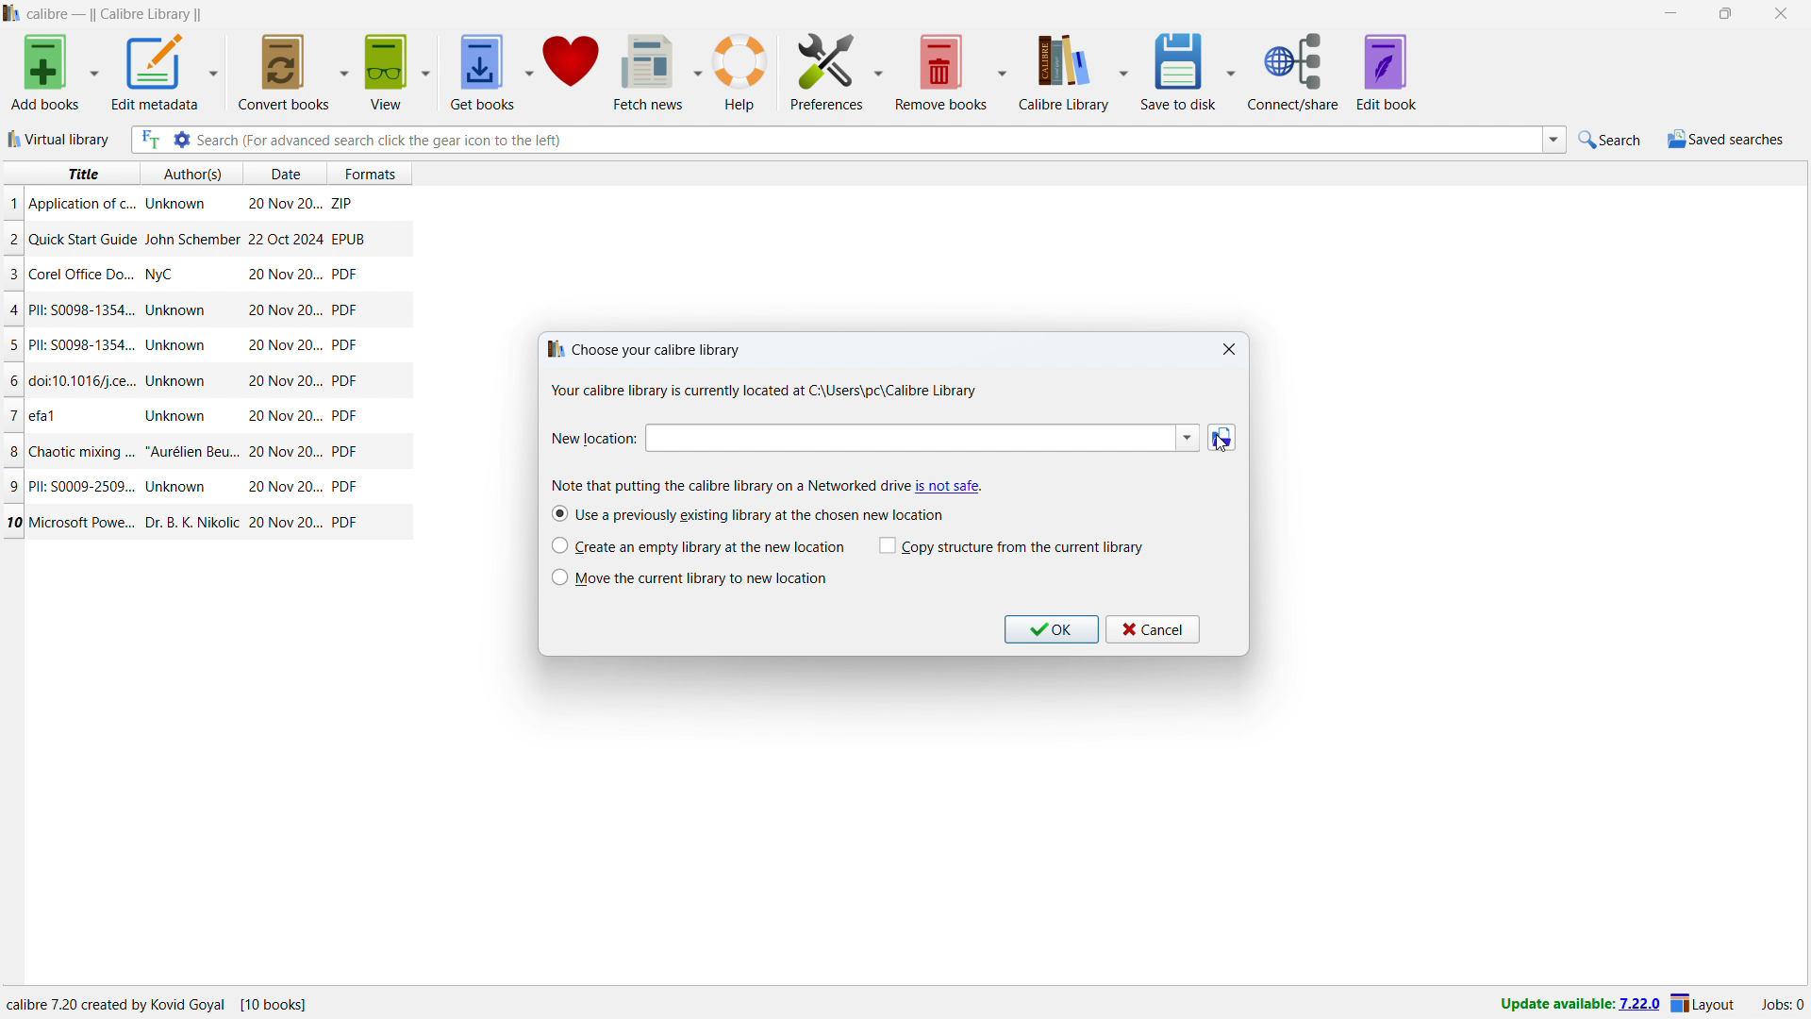  I want to click on Author, so click(174, 205).